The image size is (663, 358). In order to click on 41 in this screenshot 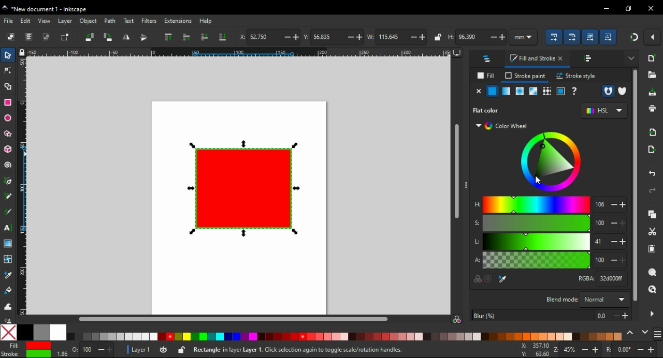, I will do `click(600, 242)`.